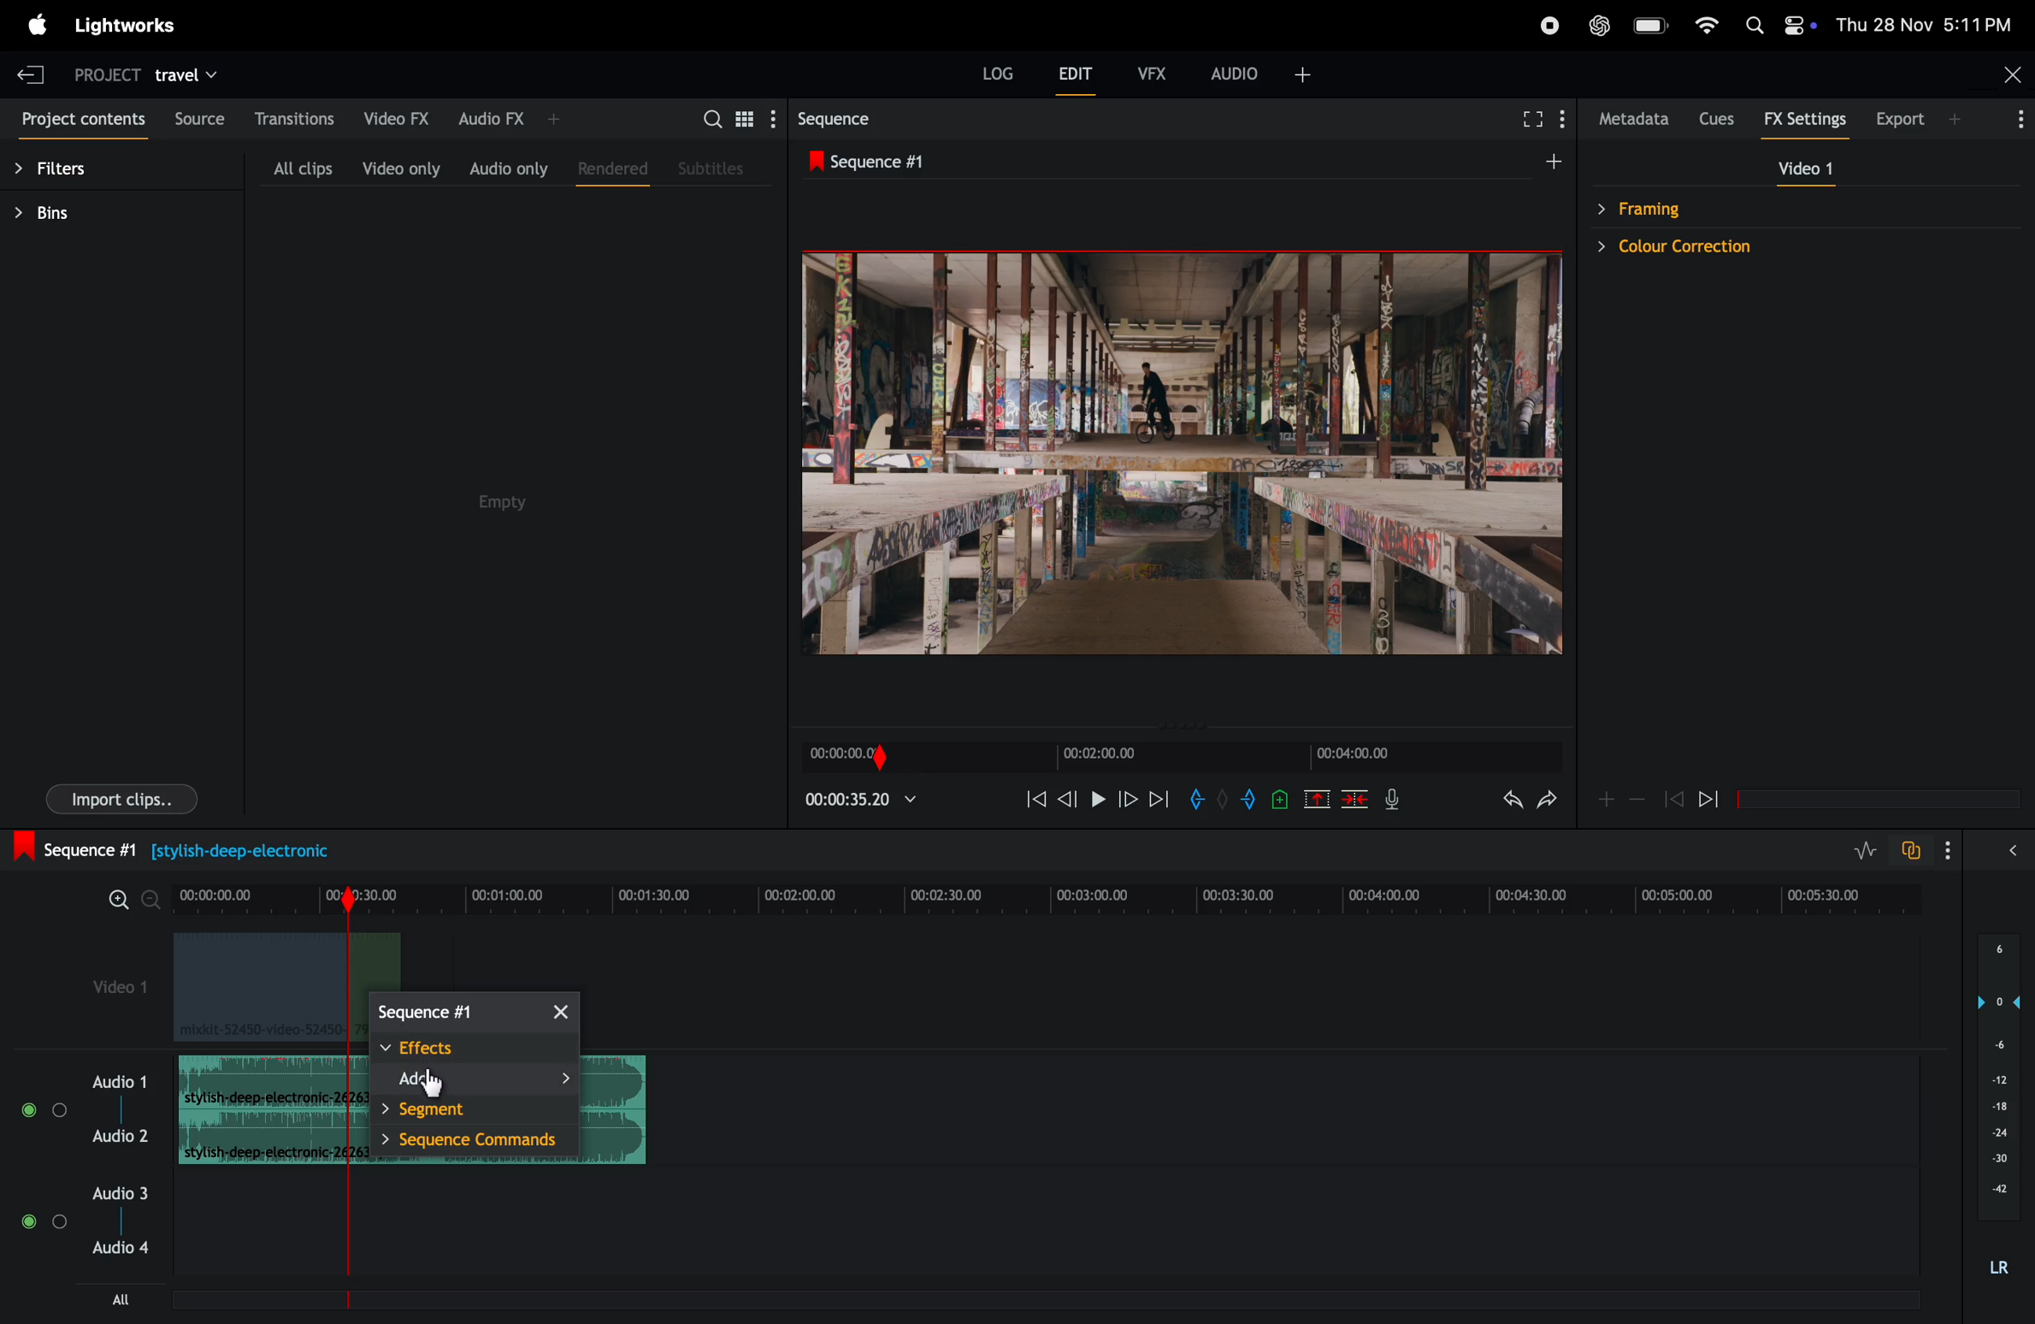 This screenshot has width=2035, height=1324. Describe the element at coordinates (80, 122) in the screenshot. I see `project contents` at that location.